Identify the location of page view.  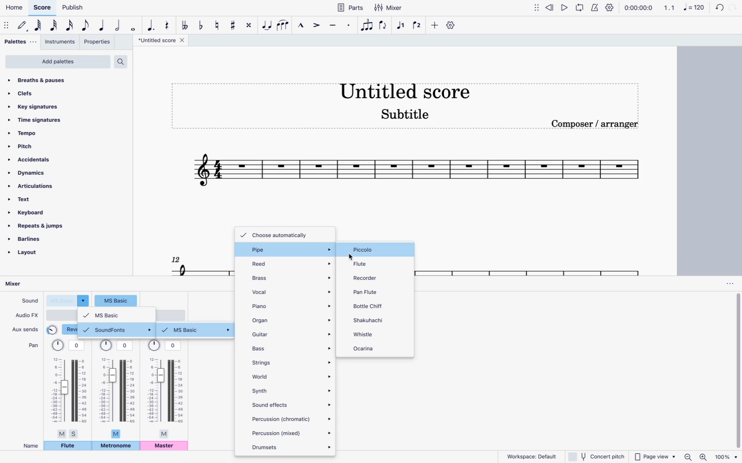
(655, 455).